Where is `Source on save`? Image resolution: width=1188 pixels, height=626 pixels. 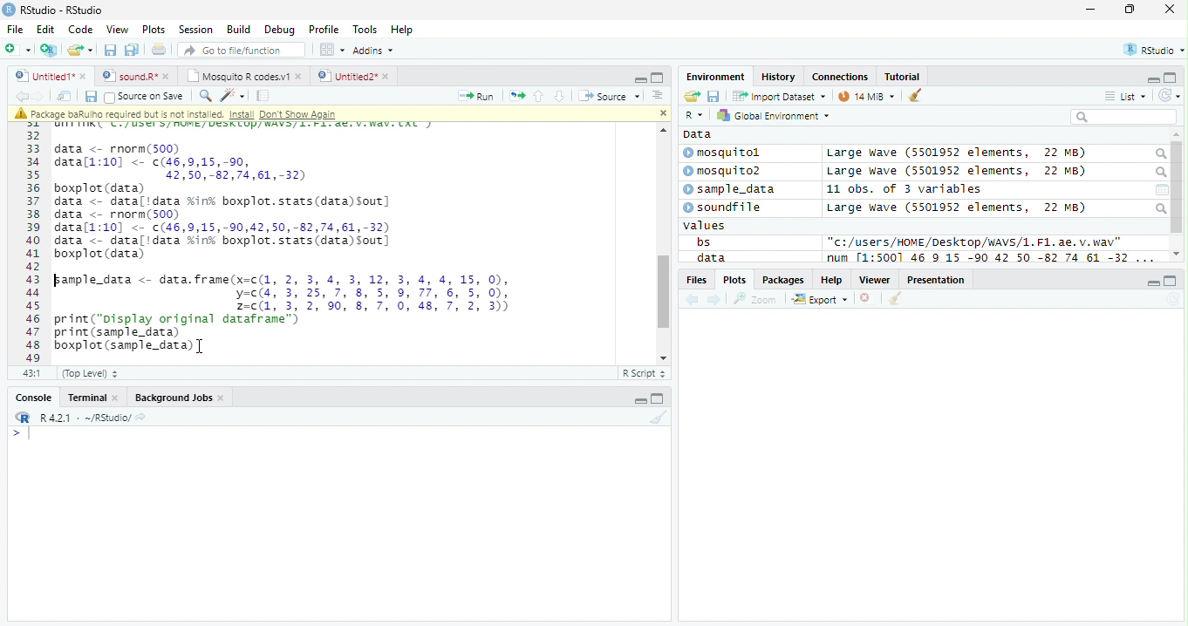
Source on save is located at coordinates (144, 98).